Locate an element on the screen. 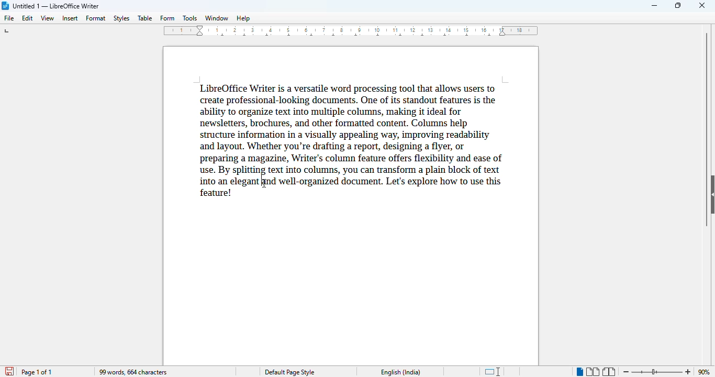 The height and width of the screenshot is (377, 715). hotkey (Ctrl + A) is located at coordinates (260, 180).